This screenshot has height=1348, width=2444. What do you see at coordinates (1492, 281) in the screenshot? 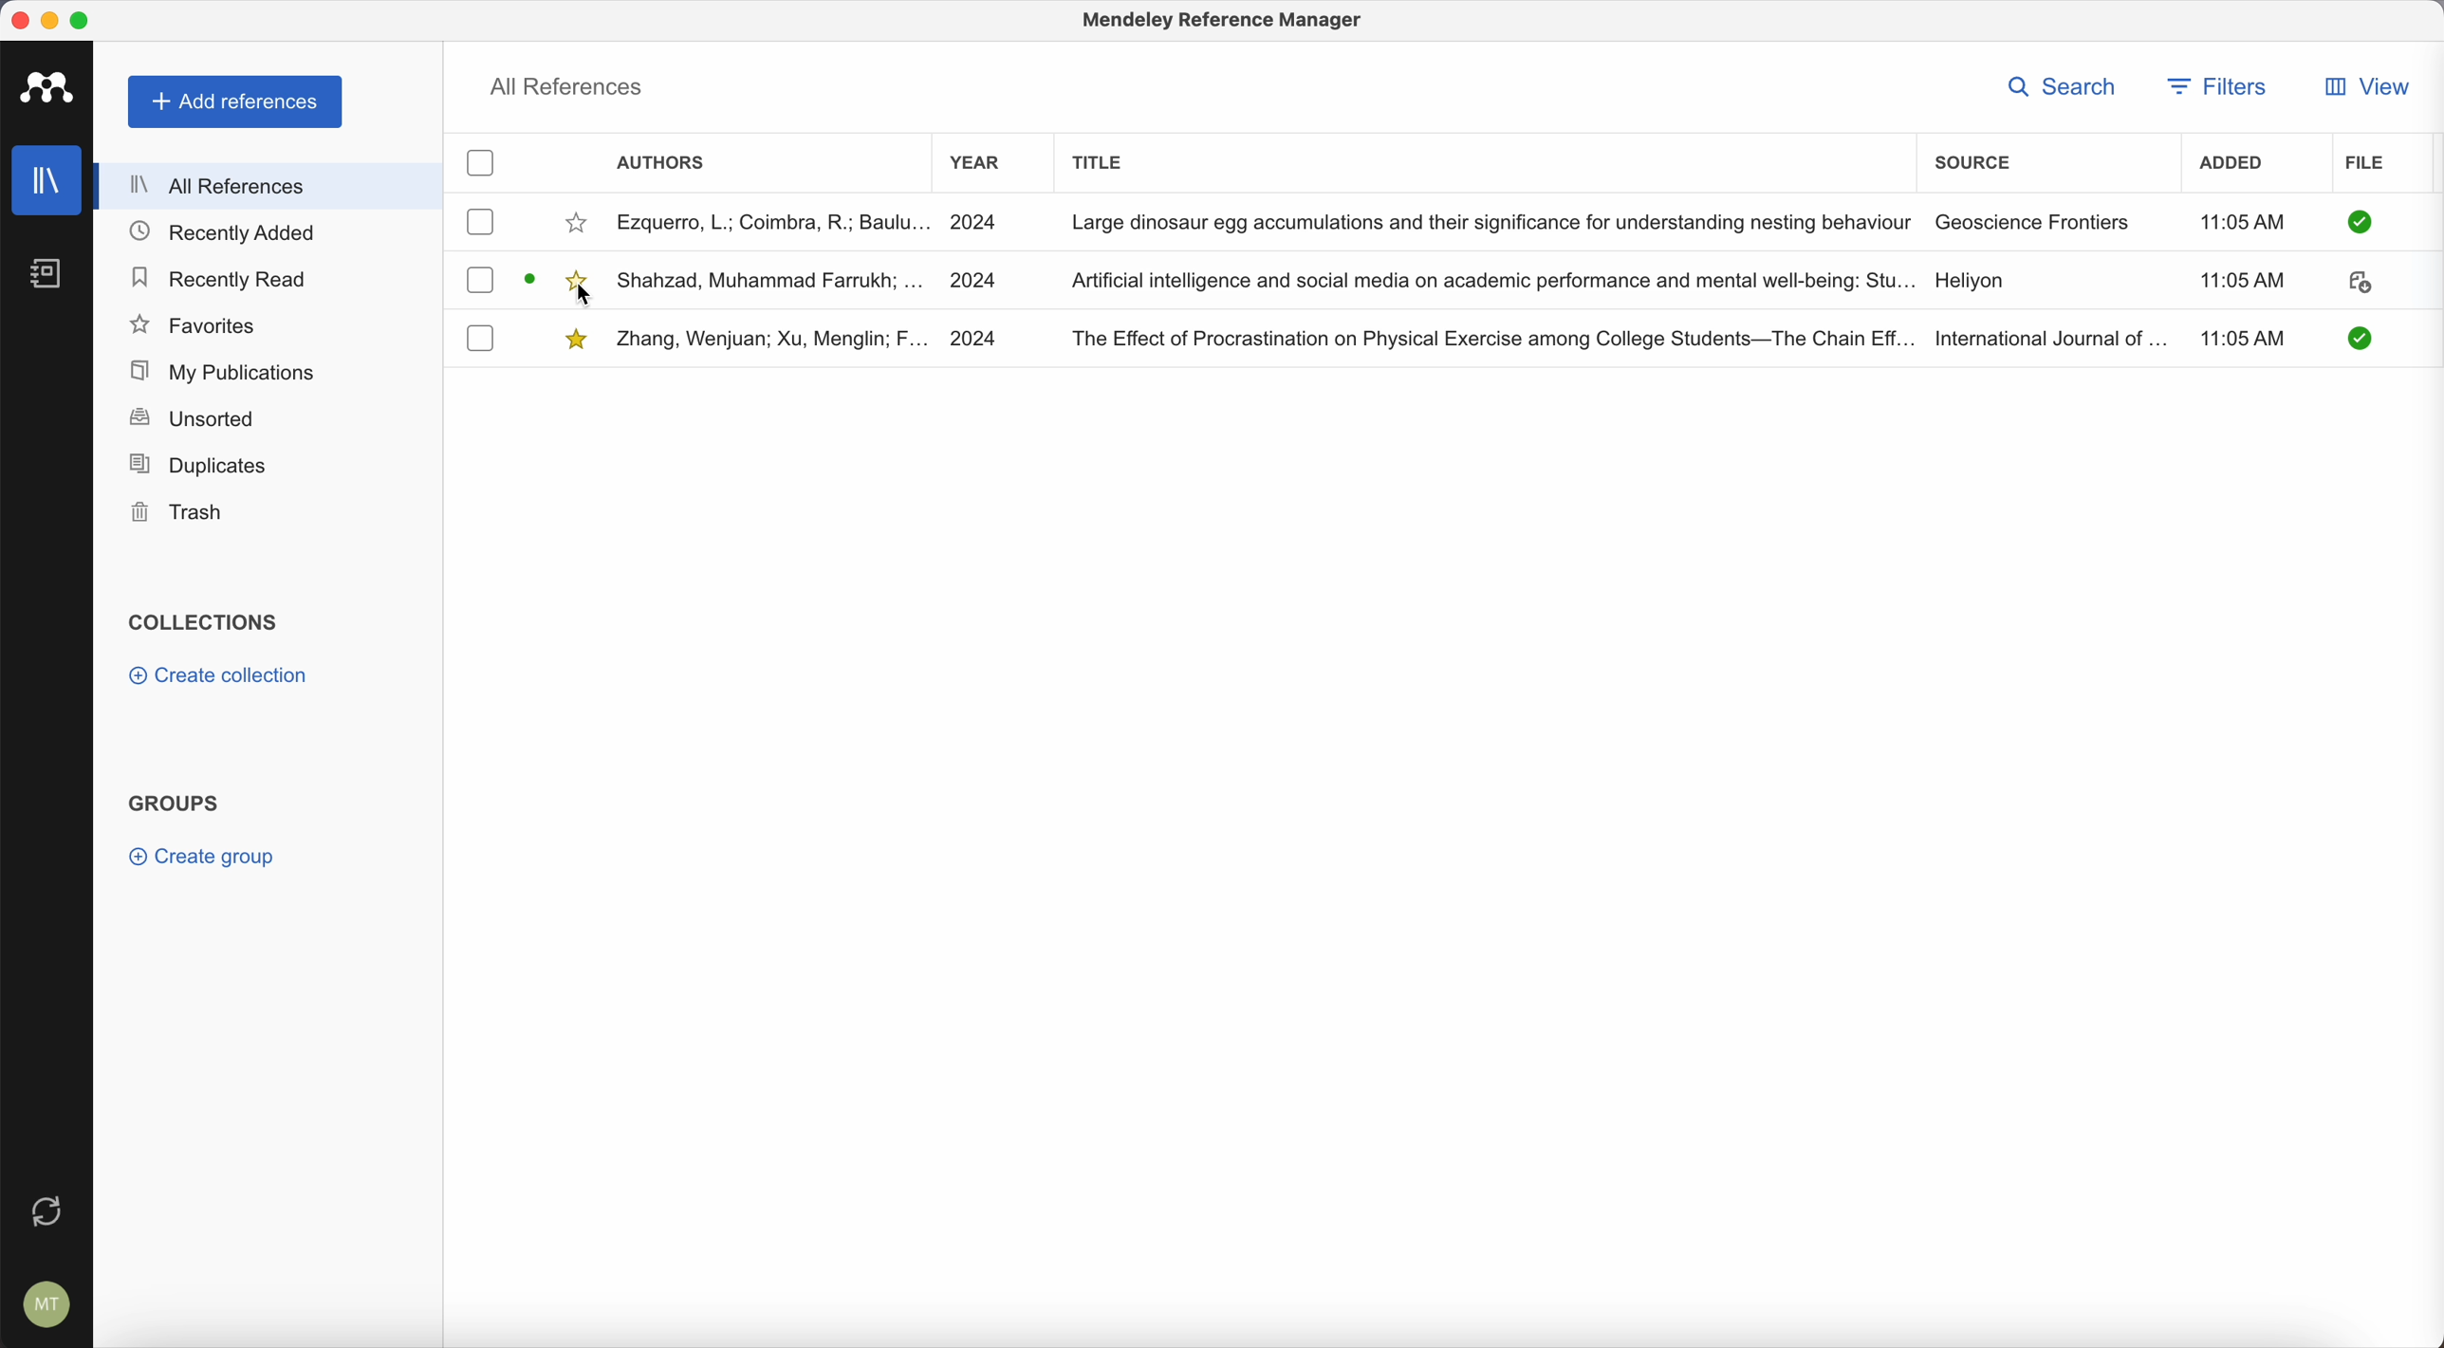
I see `Artificial Intelligence and social media on academic performance and mental well-being` at bounding box center [1492, 281].